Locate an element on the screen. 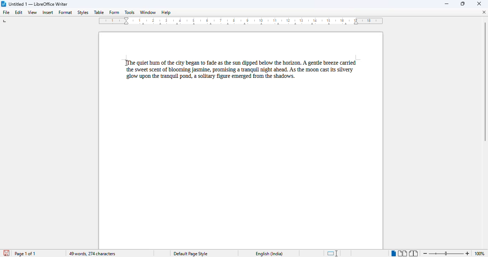 Image resolution: width=488 pixels, height=257 pixels. right click is located at coordinates (127, 63).